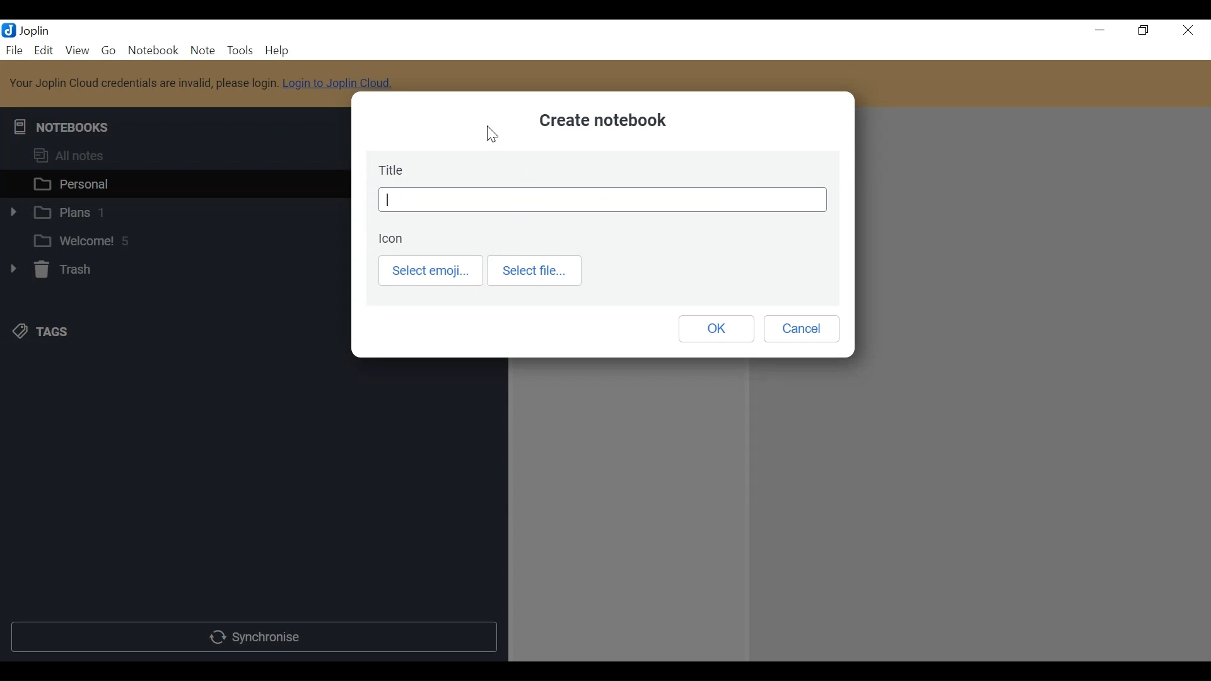 Image resolution: width=1211 pixels, height=681 pixels. Describe the element at coordinates (38, 331) in the screenshot. I see `Tags` at that location.